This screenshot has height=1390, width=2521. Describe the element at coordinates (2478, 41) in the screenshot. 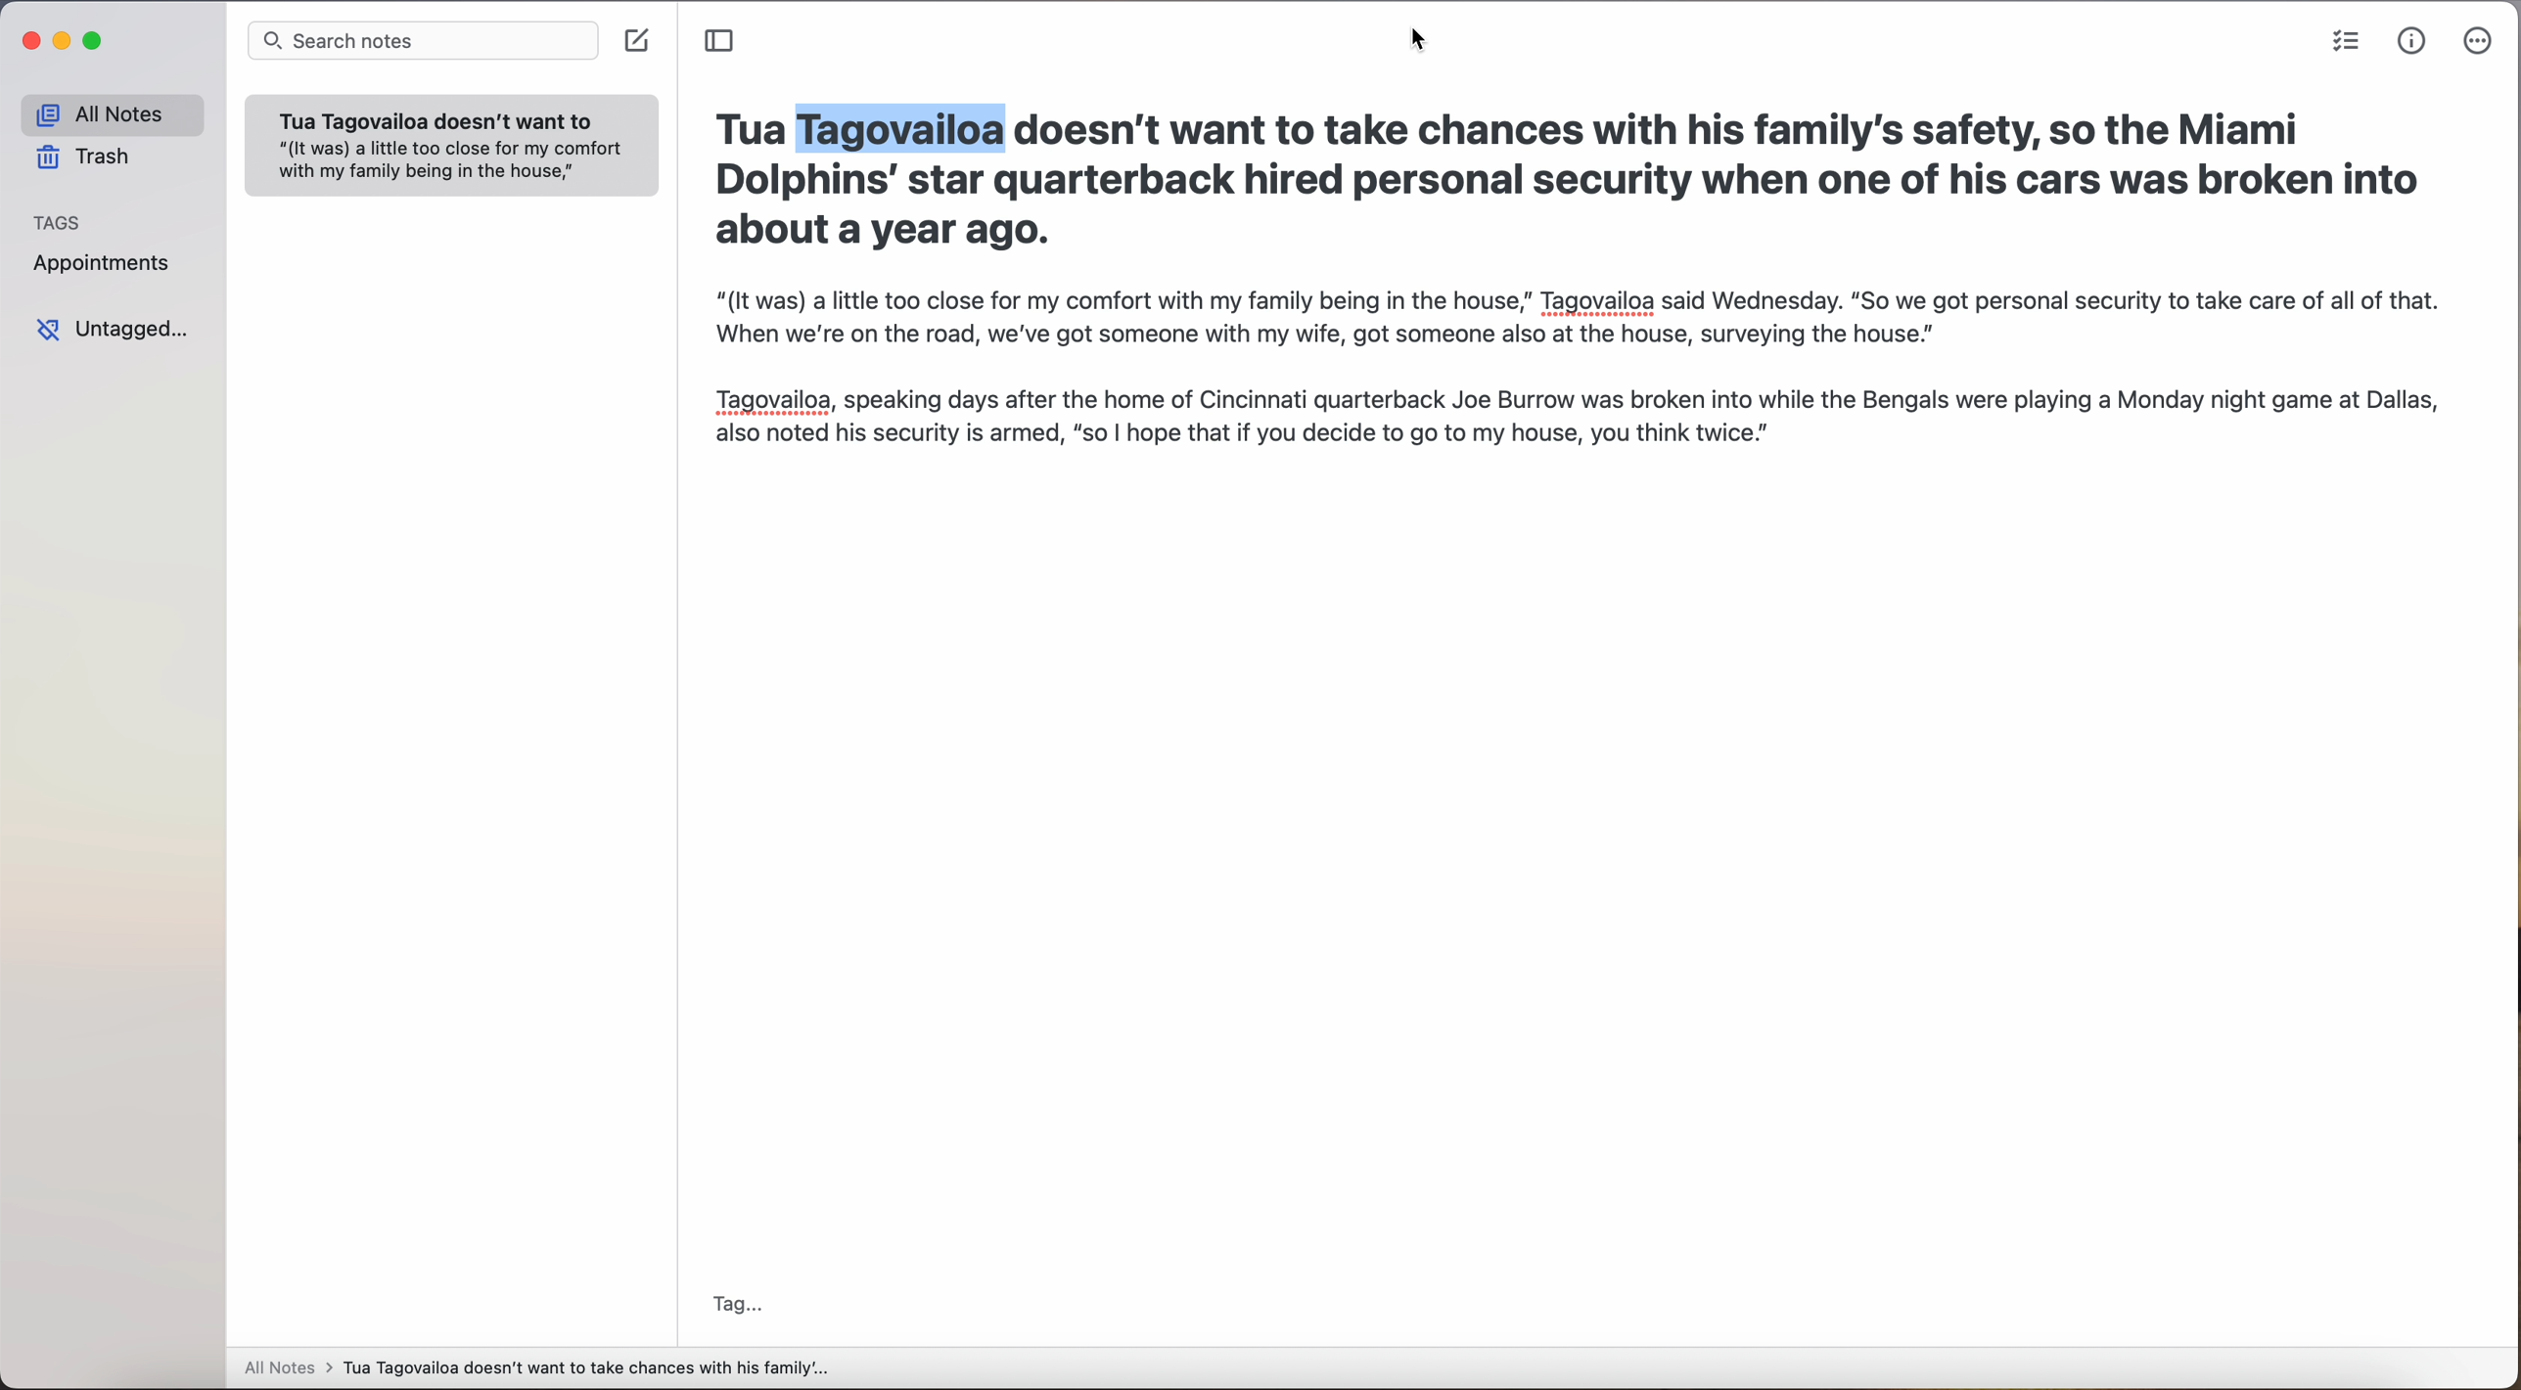

I see `more options` at that location.